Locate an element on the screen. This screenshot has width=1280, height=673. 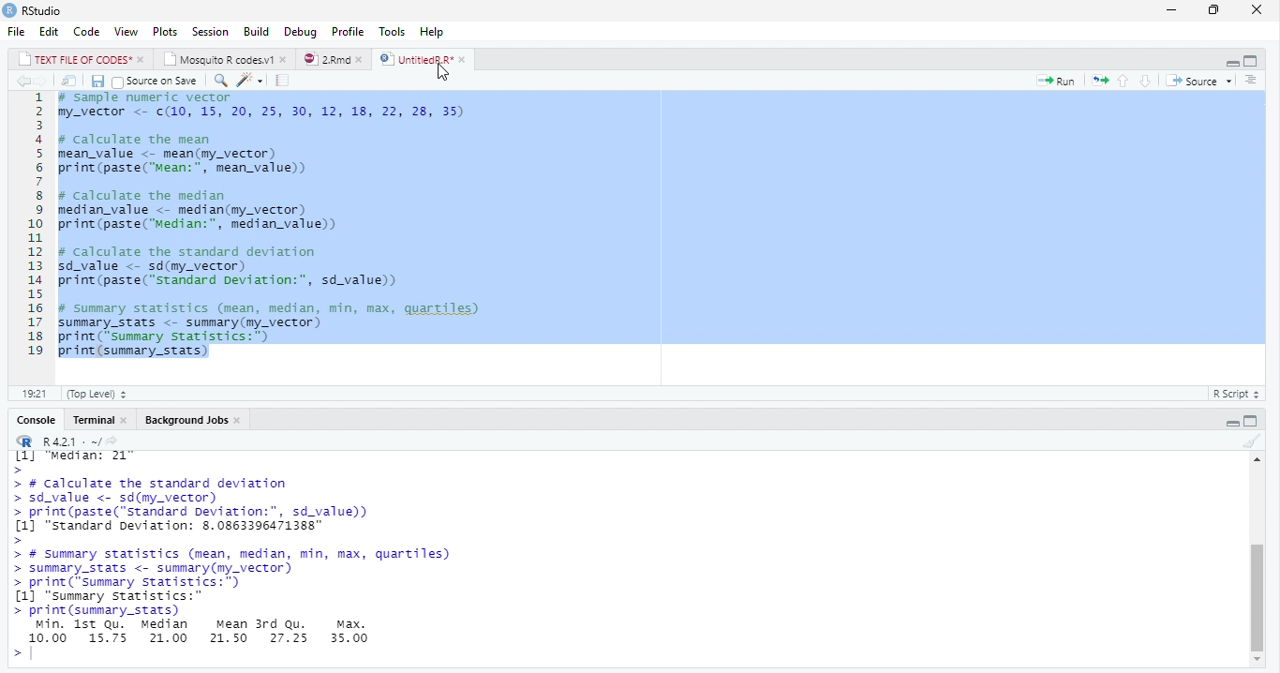
(top level) is located at coordinates (97, 394).